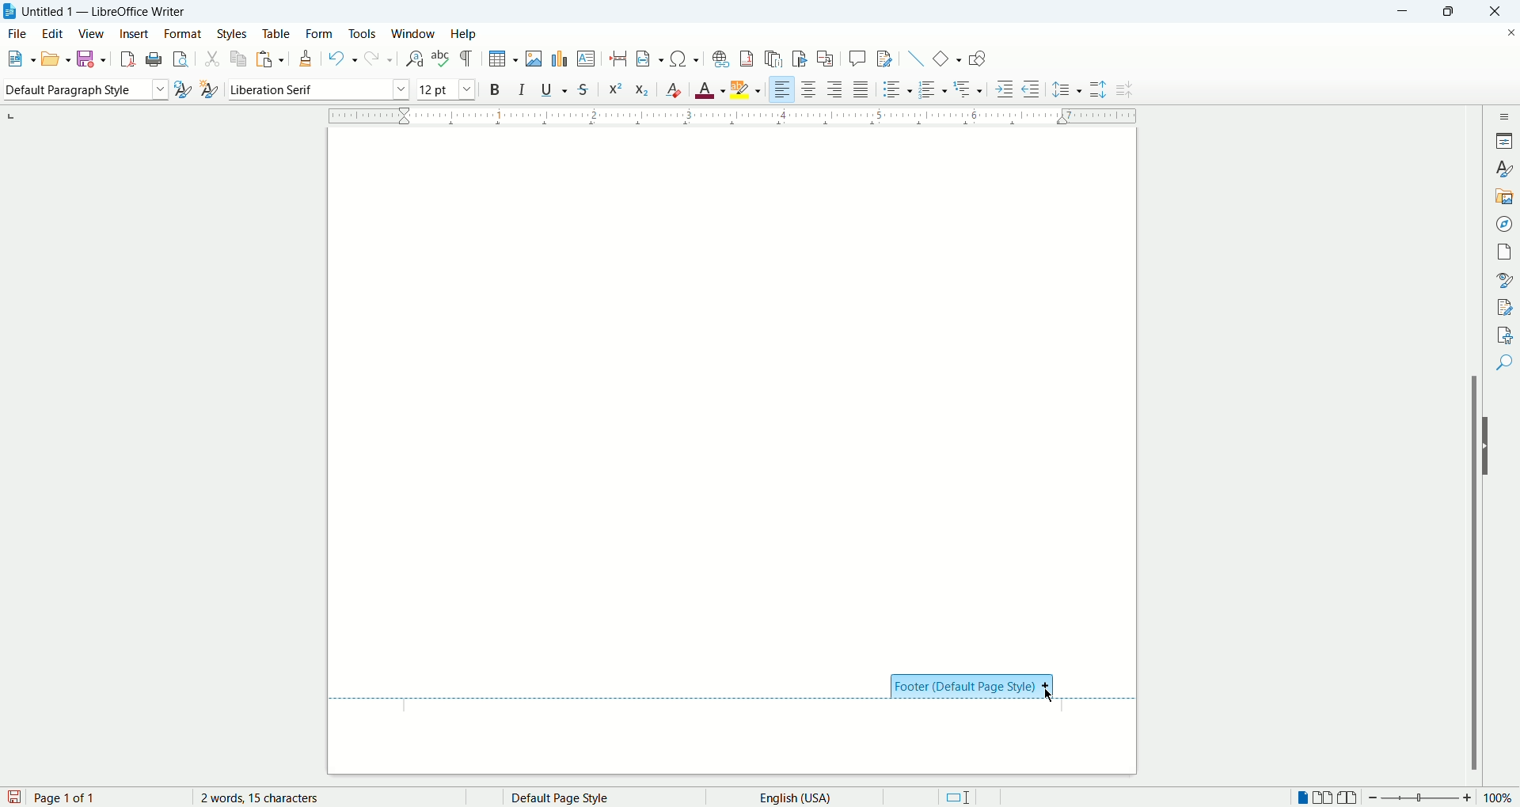 The image size is (1520, 807). Describe the element at coordinates (364, 32) in the screenshot. I see `tools` at that location.